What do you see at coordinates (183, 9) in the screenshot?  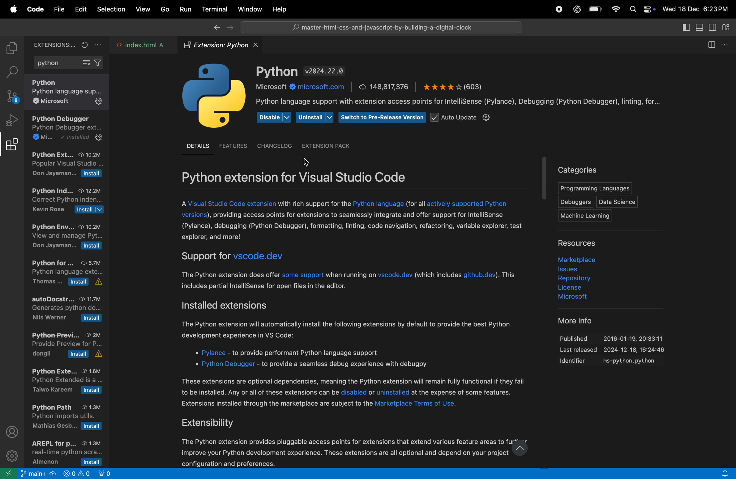 I see `run` at bounding box center [183, 9].